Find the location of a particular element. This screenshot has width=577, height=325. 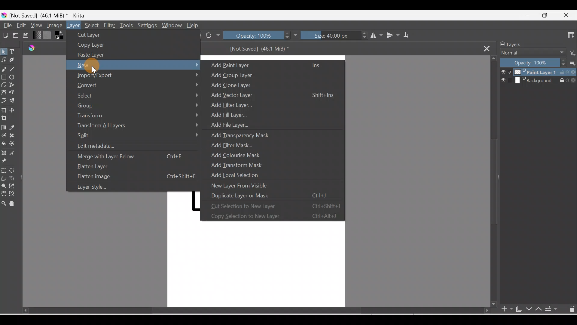

Cut layer is located at coordinates (96, 35).